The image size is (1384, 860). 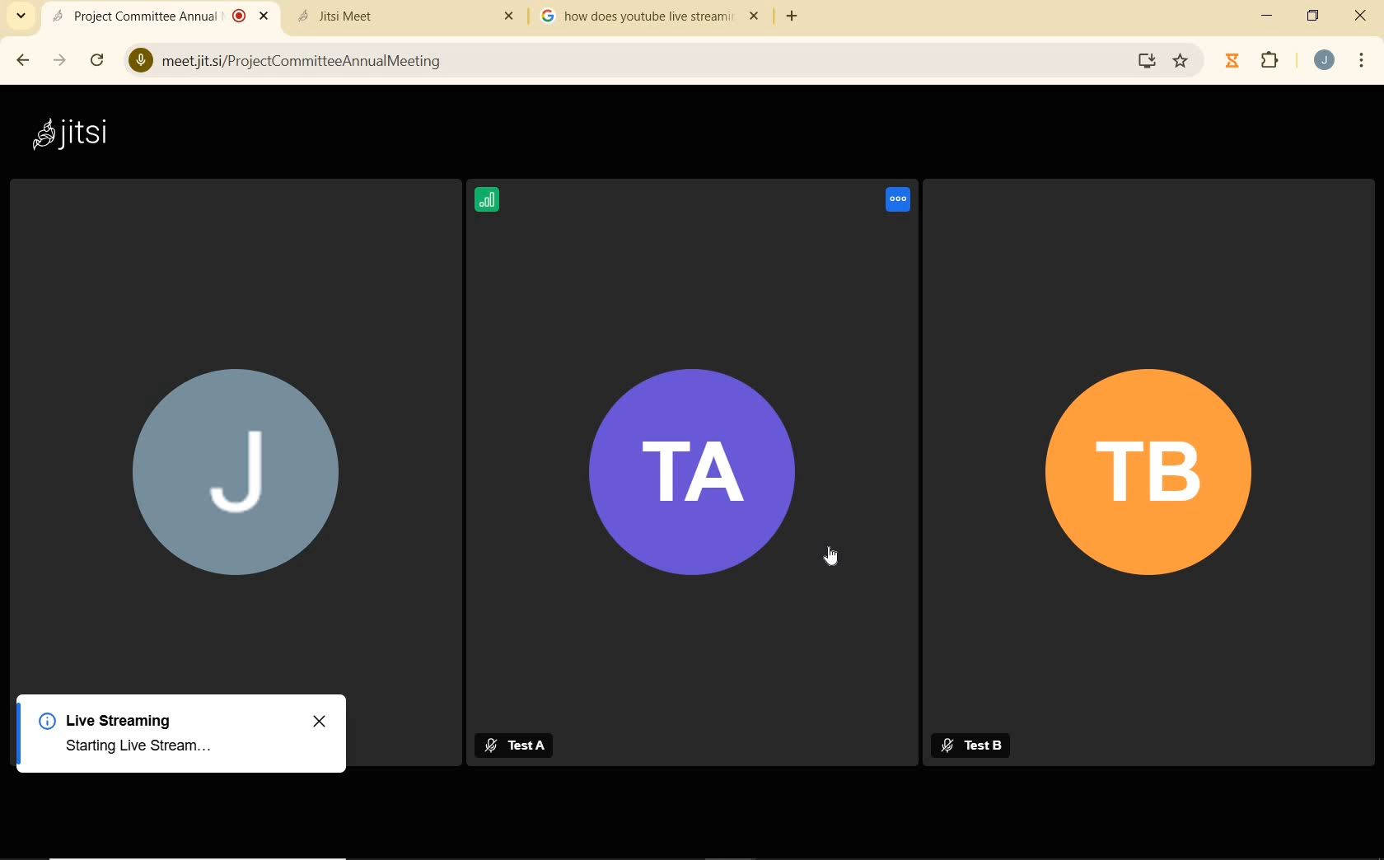 I want to click on current open tab, so click(x=145, y=16).